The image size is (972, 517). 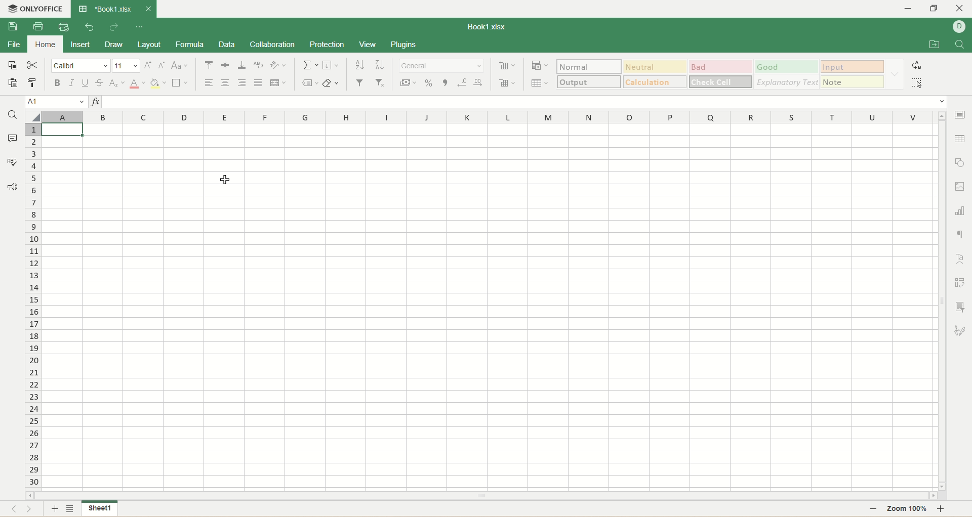 What do you see at coordinates (874, 509) in the screenshot?
I see `zoom out` at bounding box center [874, 509].